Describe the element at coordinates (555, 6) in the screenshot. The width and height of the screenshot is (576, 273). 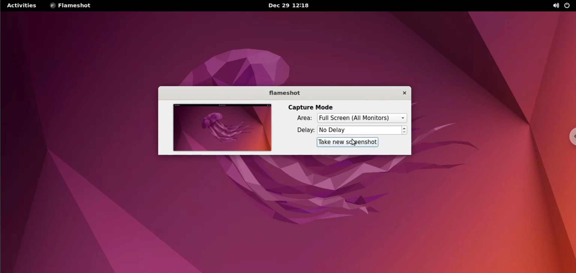
I see `sound options` at that location.